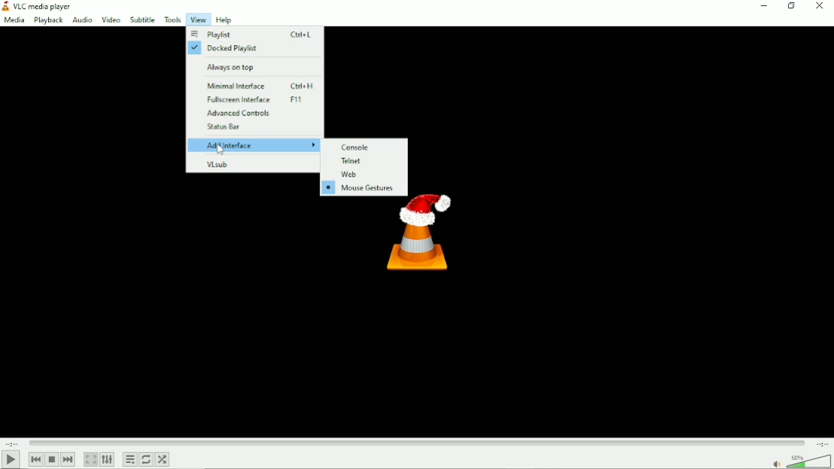  Describe the element at coordinates (365, 146) in the screenshot. I see `Console` at that location.